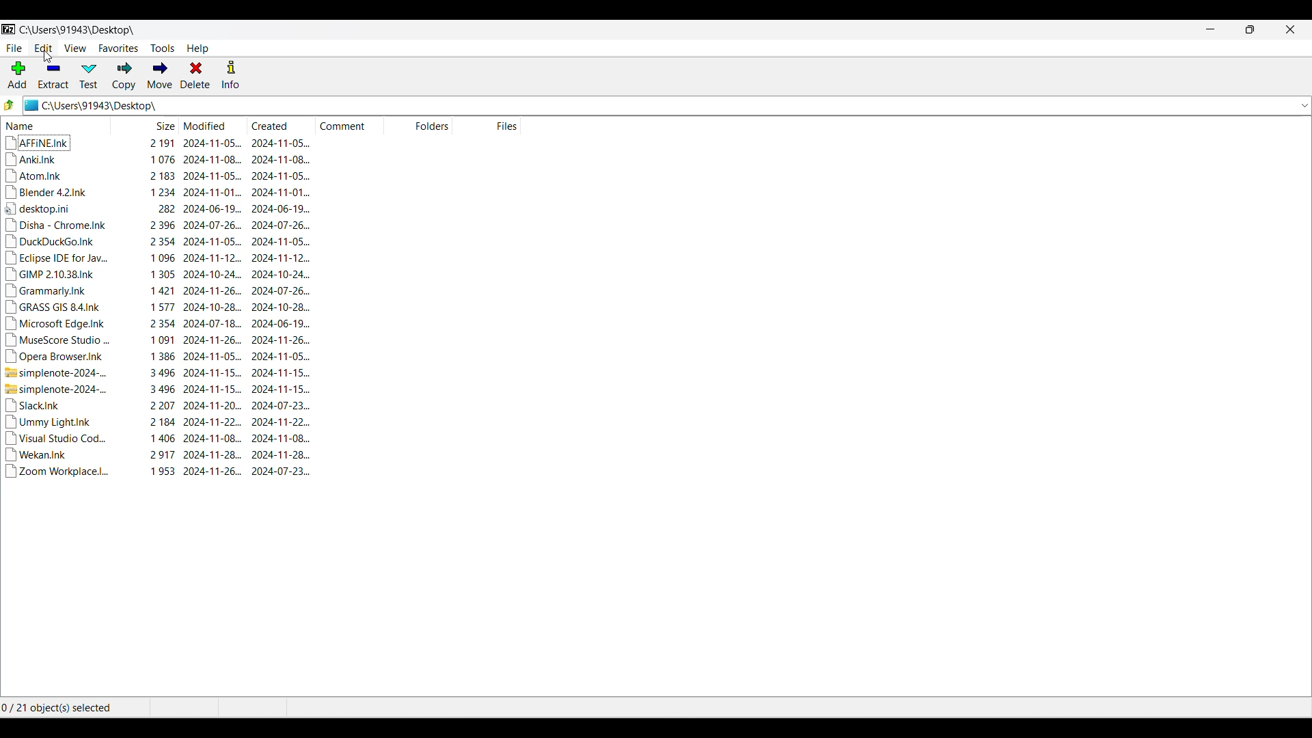  Describe the element at coordinates (657, 106) in the screenshot. I see `Folder location and logo` at that location.